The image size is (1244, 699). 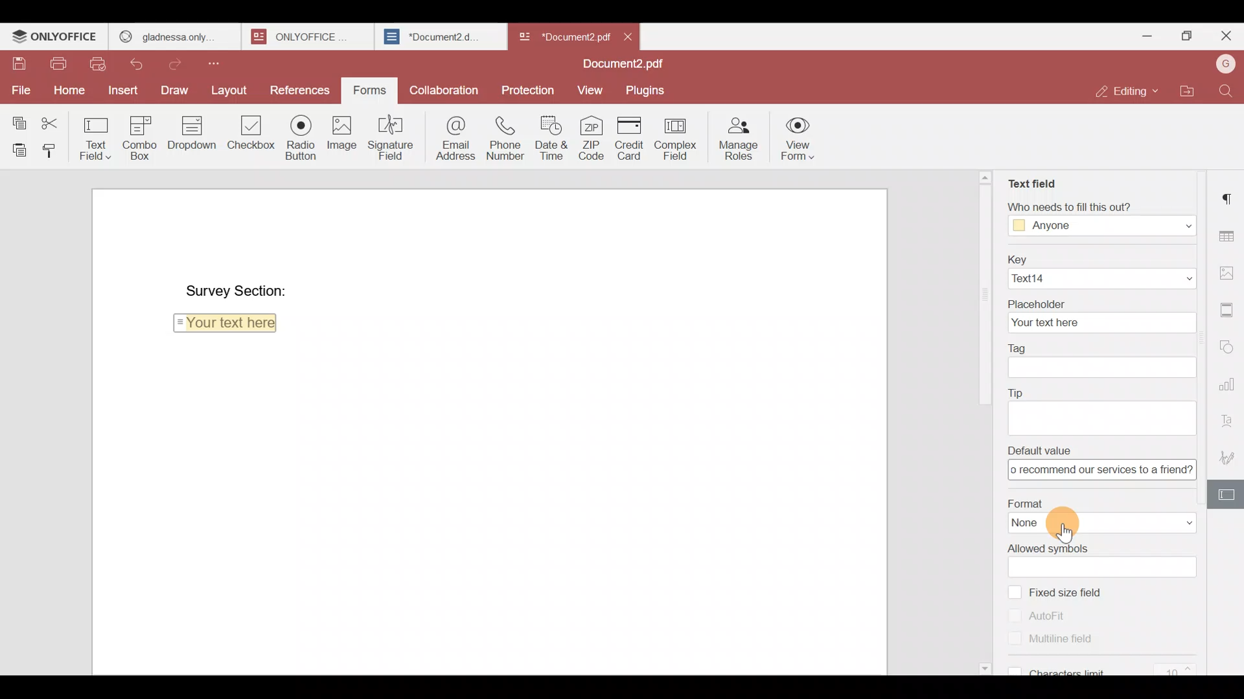 I want to click on Tag, so click(x=1097, y=346).